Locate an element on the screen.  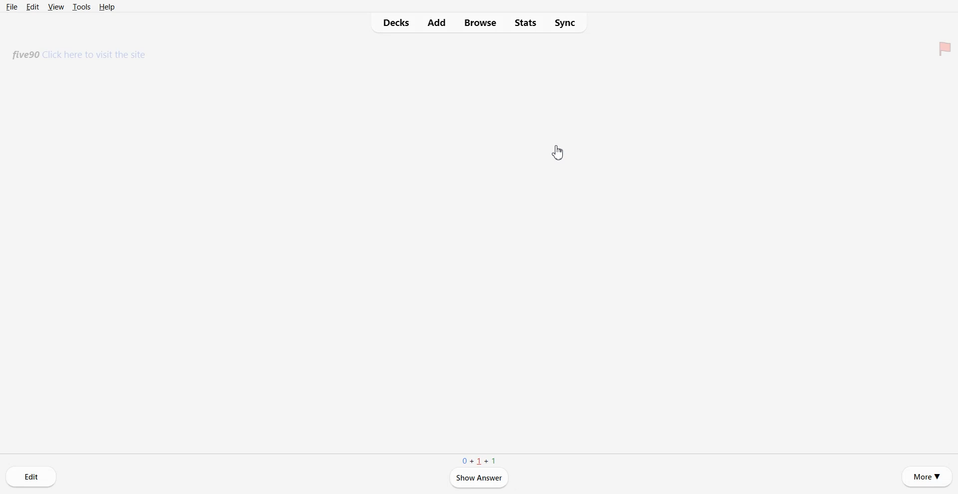
View is located at coordinates (56, 6).